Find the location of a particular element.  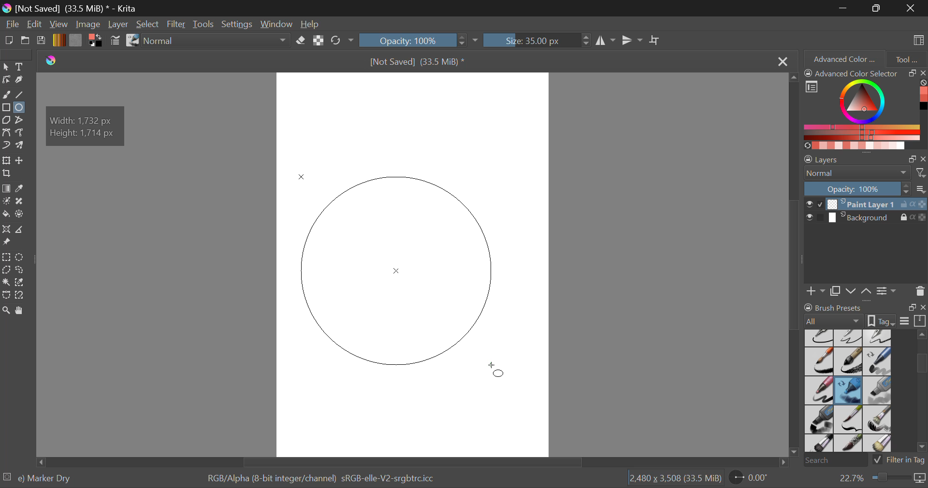

) [Not Saved] (33.5 MiB) * - Krita is located at coordinates (79, 9).